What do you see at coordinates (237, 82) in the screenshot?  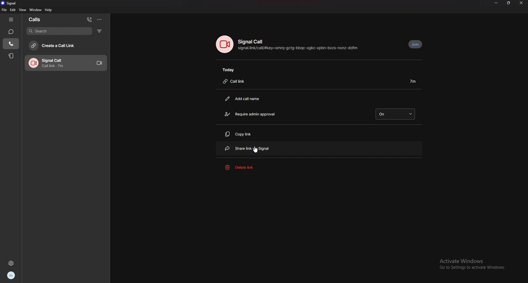 I see `call link` at bounding box center [237, 82].